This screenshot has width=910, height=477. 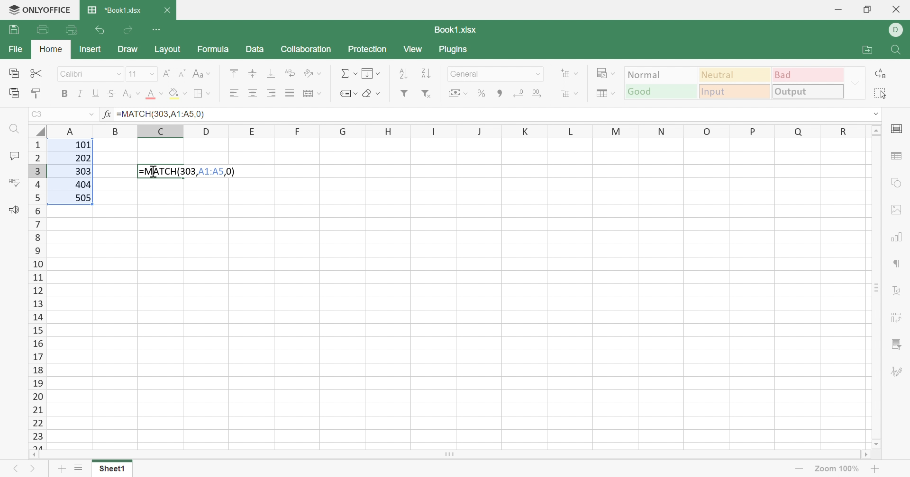 I want to click on Fill, so click(x=177, y=94).